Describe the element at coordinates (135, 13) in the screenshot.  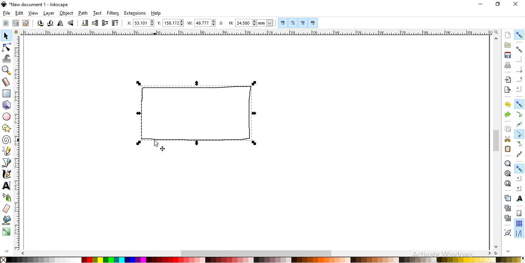
I see `extensions` at that location.